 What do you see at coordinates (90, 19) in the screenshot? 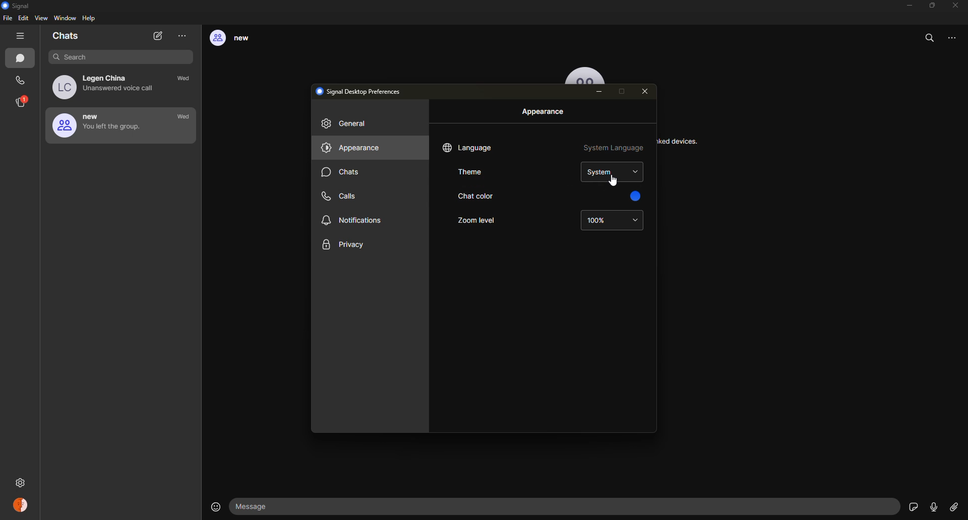
I see `help` at bounding box center [90, 19].